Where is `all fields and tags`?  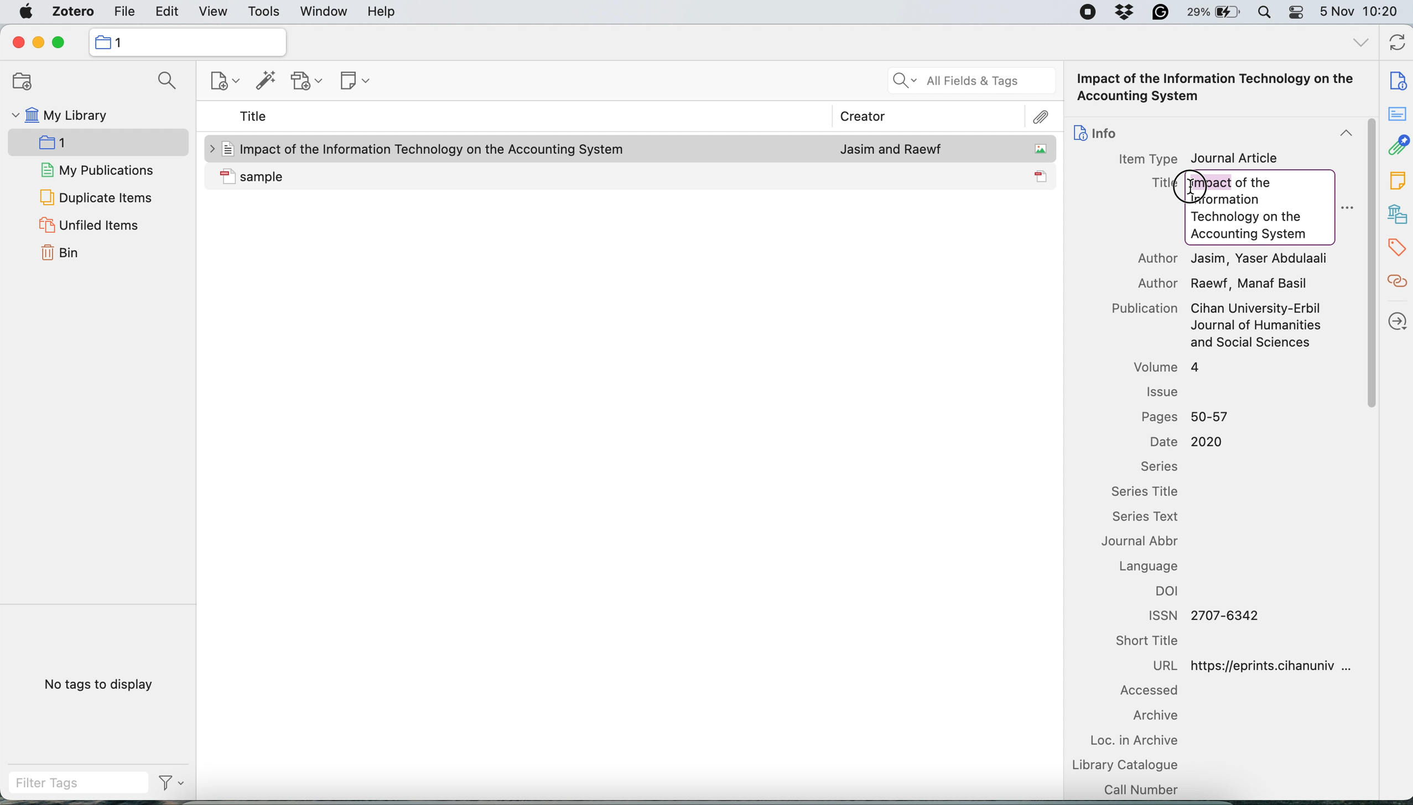
all fields and tags is located at coordinates (968, 81).